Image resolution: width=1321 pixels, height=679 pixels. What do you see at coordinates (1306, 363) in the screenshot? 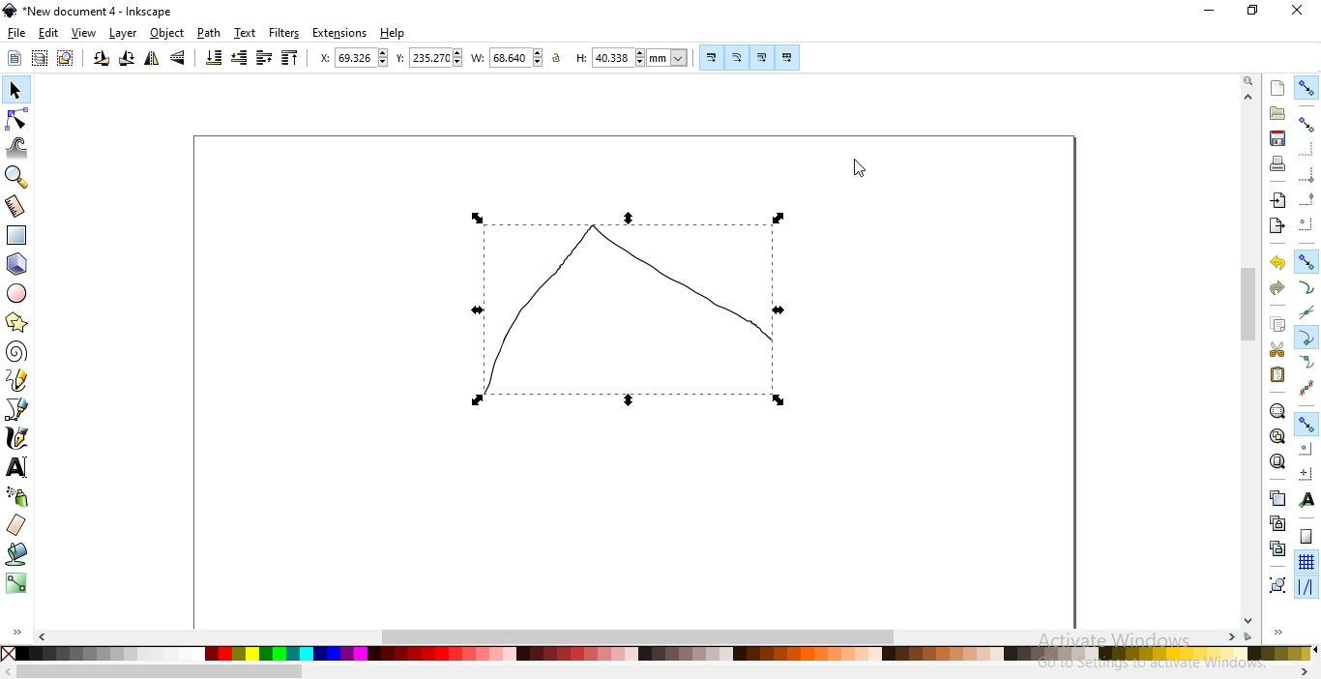
I see `snap smooth nodes` at bounding box center [1306, 363].